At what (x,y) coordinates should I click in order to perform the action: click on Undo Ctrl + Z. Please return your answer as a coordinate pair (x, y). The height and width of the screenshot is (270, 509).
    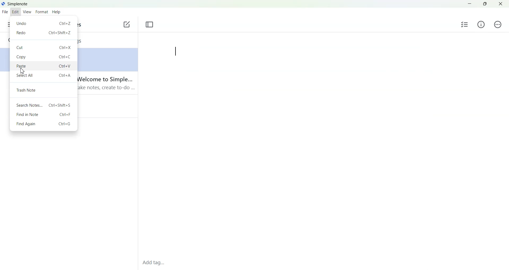
    Looking at the image, I should click on (43, 23).